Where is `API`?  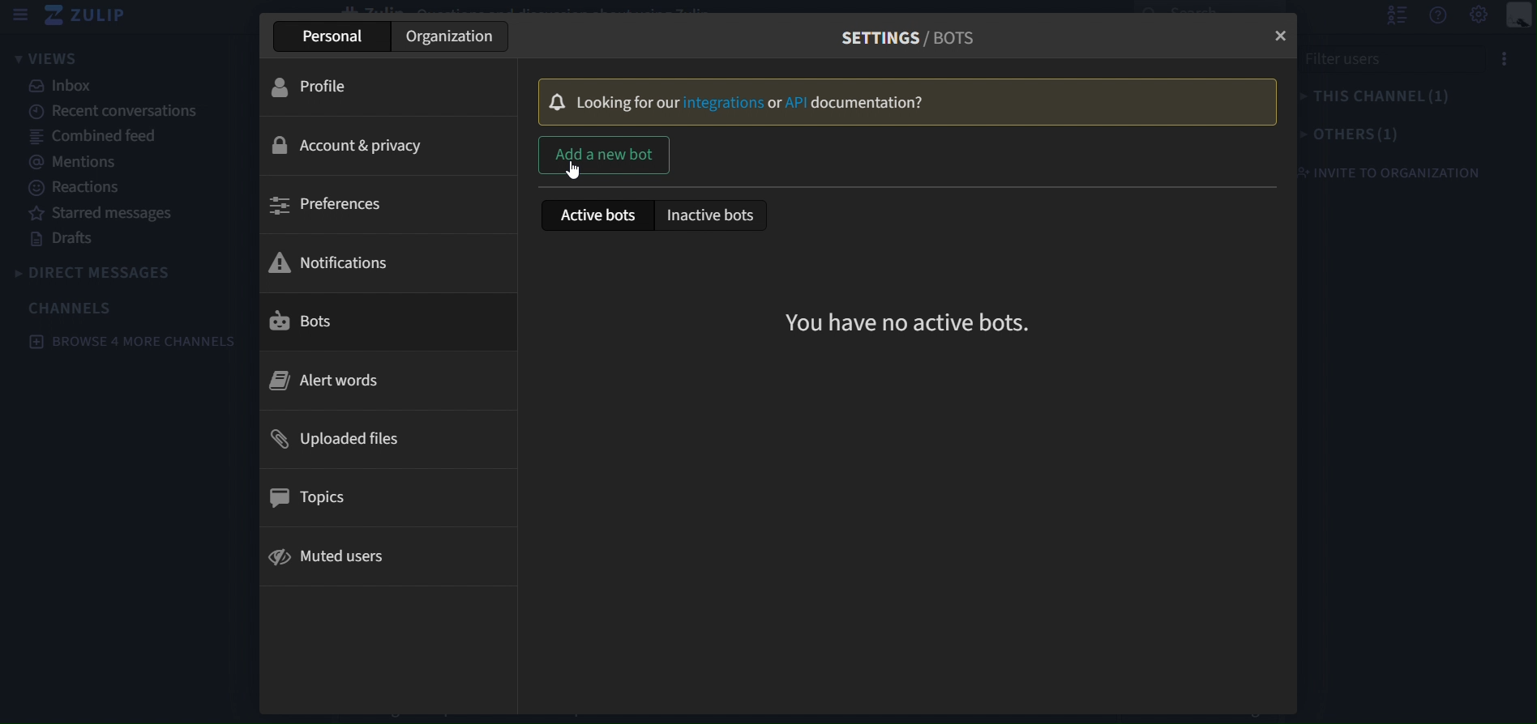
API is located at coordinates (798, 103).